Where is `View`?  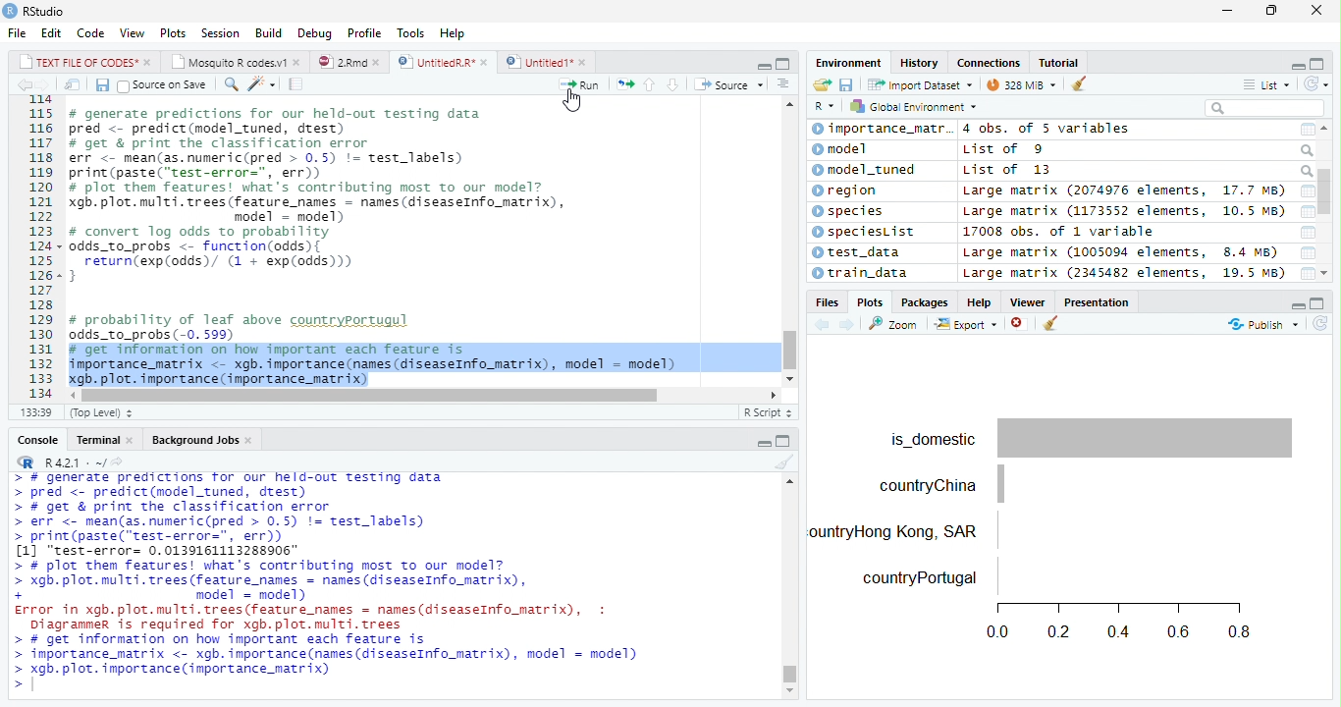
View is located at coordinates (132, 33).